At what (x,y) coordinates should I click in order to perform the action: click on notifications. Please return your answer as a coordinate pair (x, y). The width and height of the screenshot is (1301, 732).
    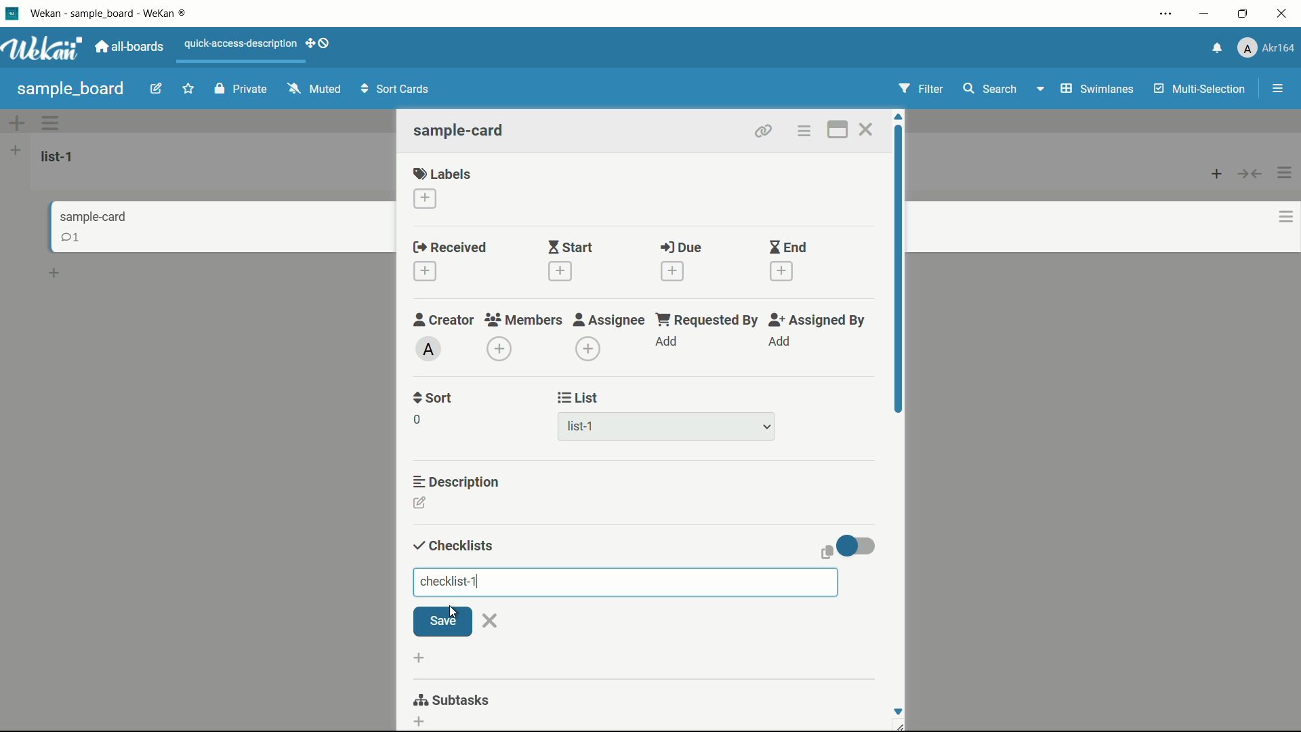
    Looking at the image, I should click on (1218, 48).